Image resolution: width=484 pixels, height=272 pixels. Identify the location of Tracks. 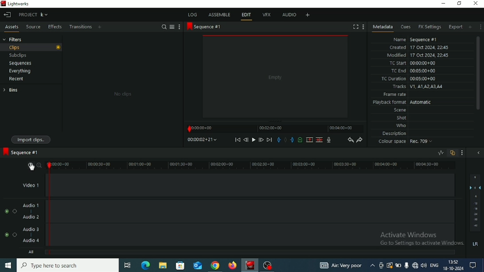
(417, 87).